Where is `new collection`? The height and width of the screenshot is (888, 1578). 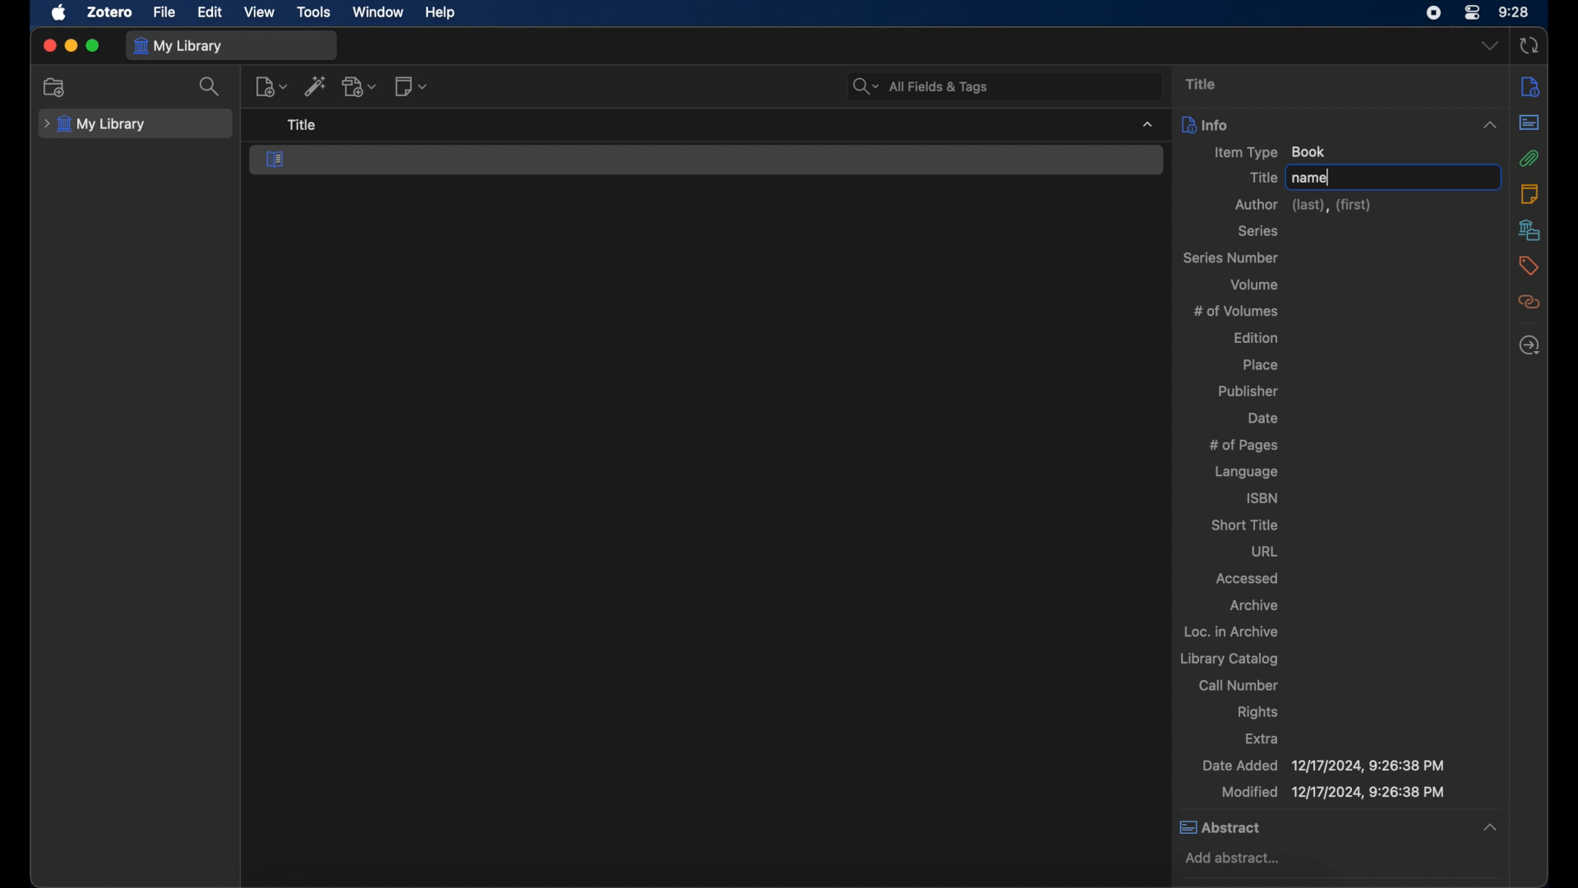 new collection is located at coordinates (53, 86).